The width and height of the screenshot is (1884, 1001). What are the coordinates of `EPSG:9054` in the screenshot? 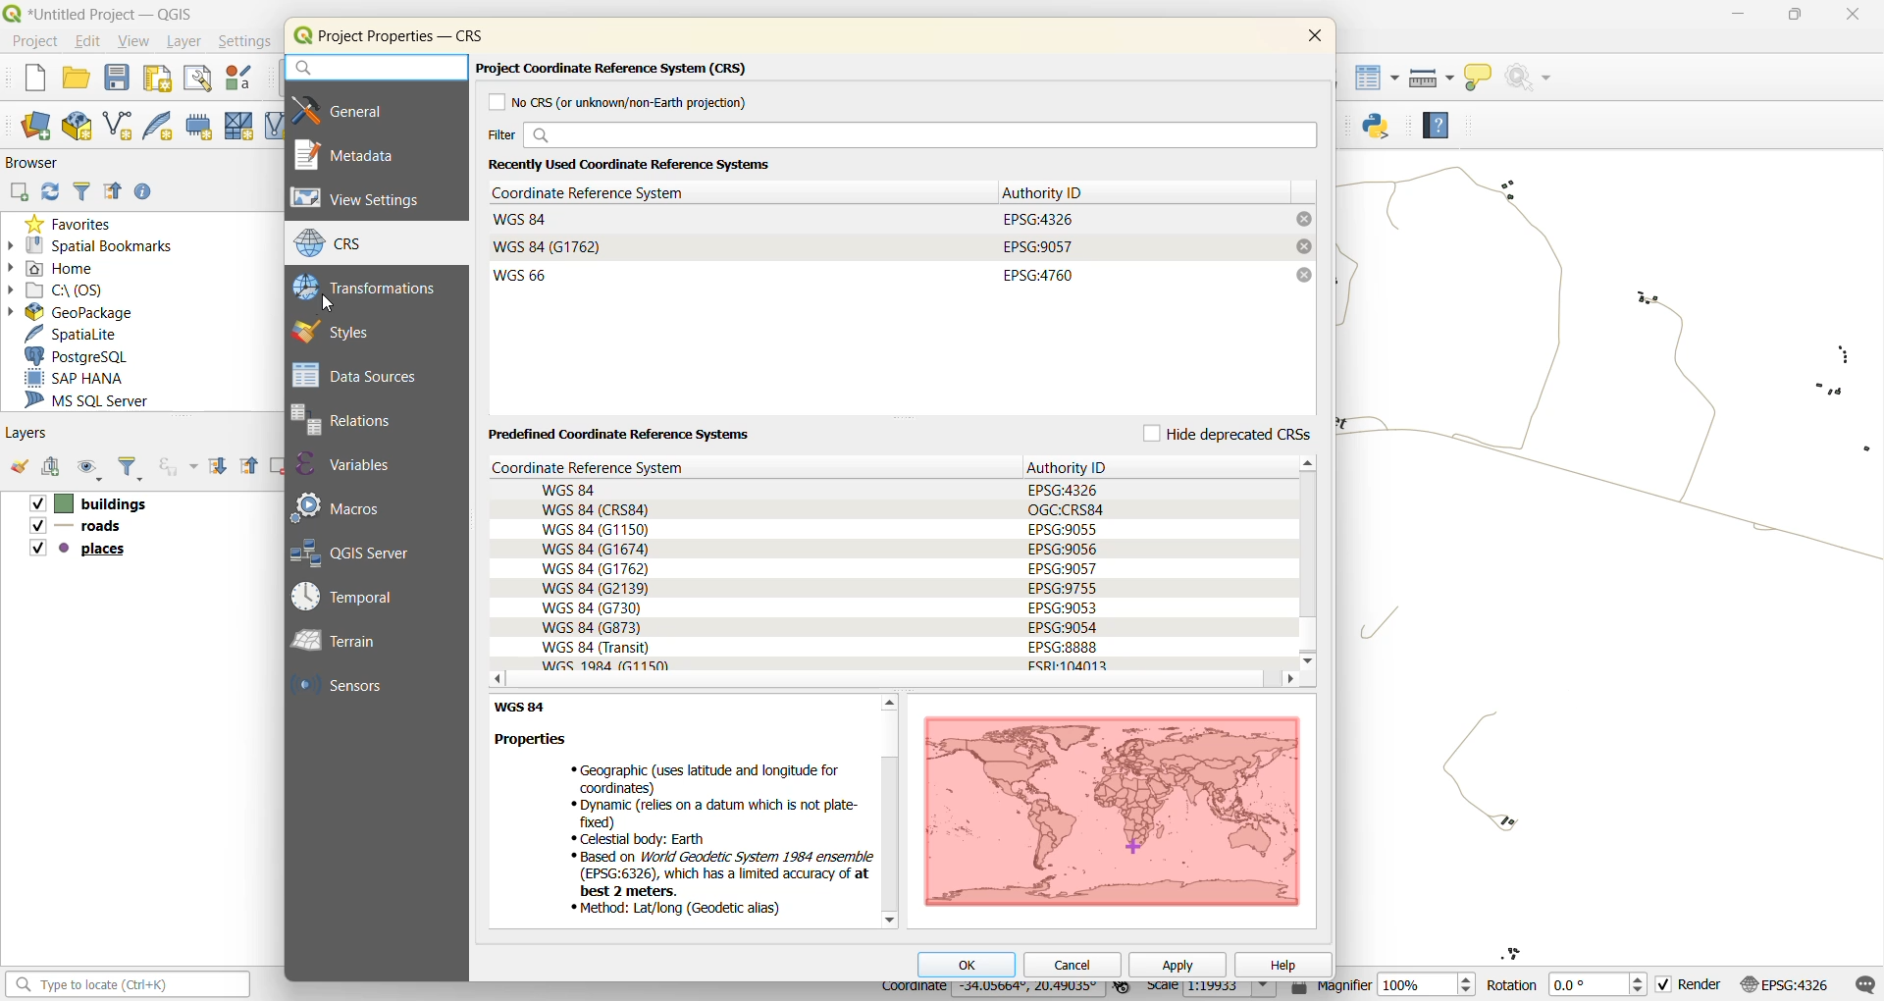 It's located at (1064, 627).